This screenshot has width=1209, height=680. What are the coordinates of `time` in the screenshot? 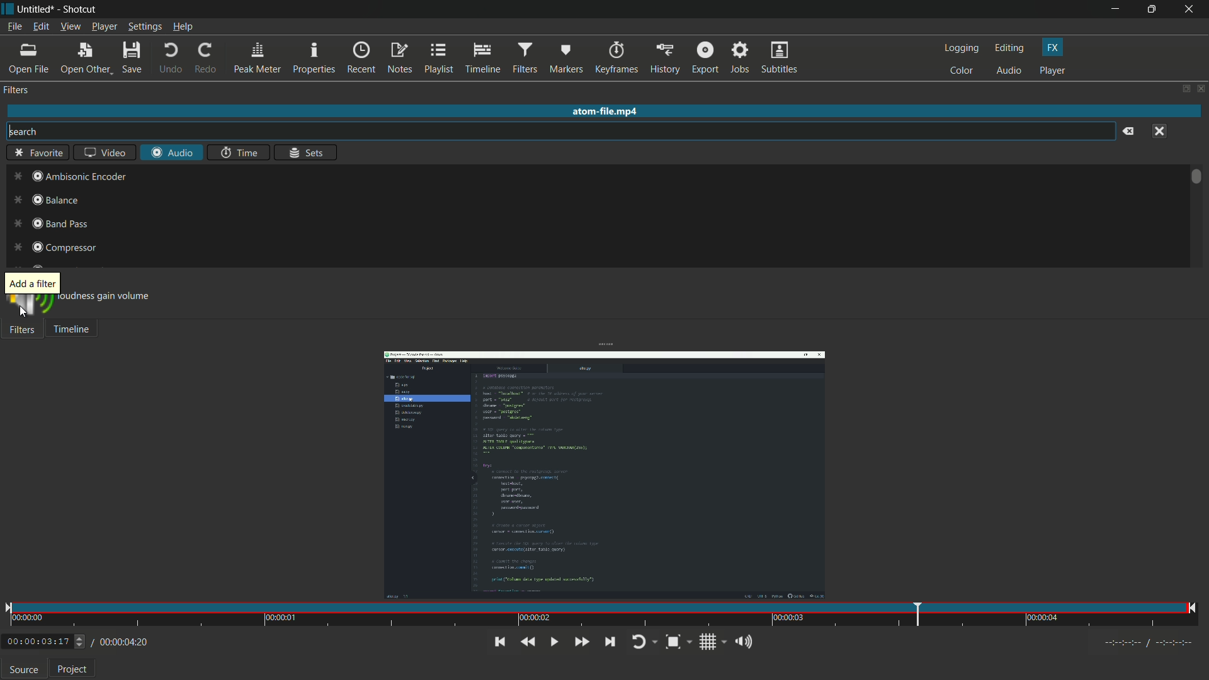 It's located at (239, 152).